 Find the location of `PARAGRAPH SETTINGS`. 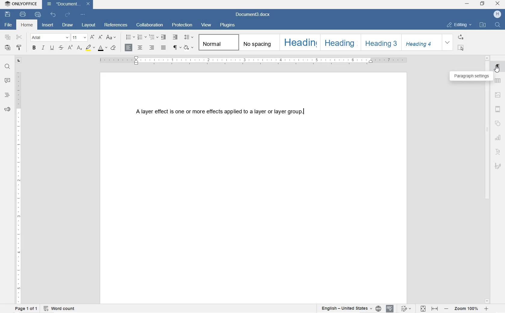

PARAGRAPH SETTINGS is located at coordinates (498, 67).